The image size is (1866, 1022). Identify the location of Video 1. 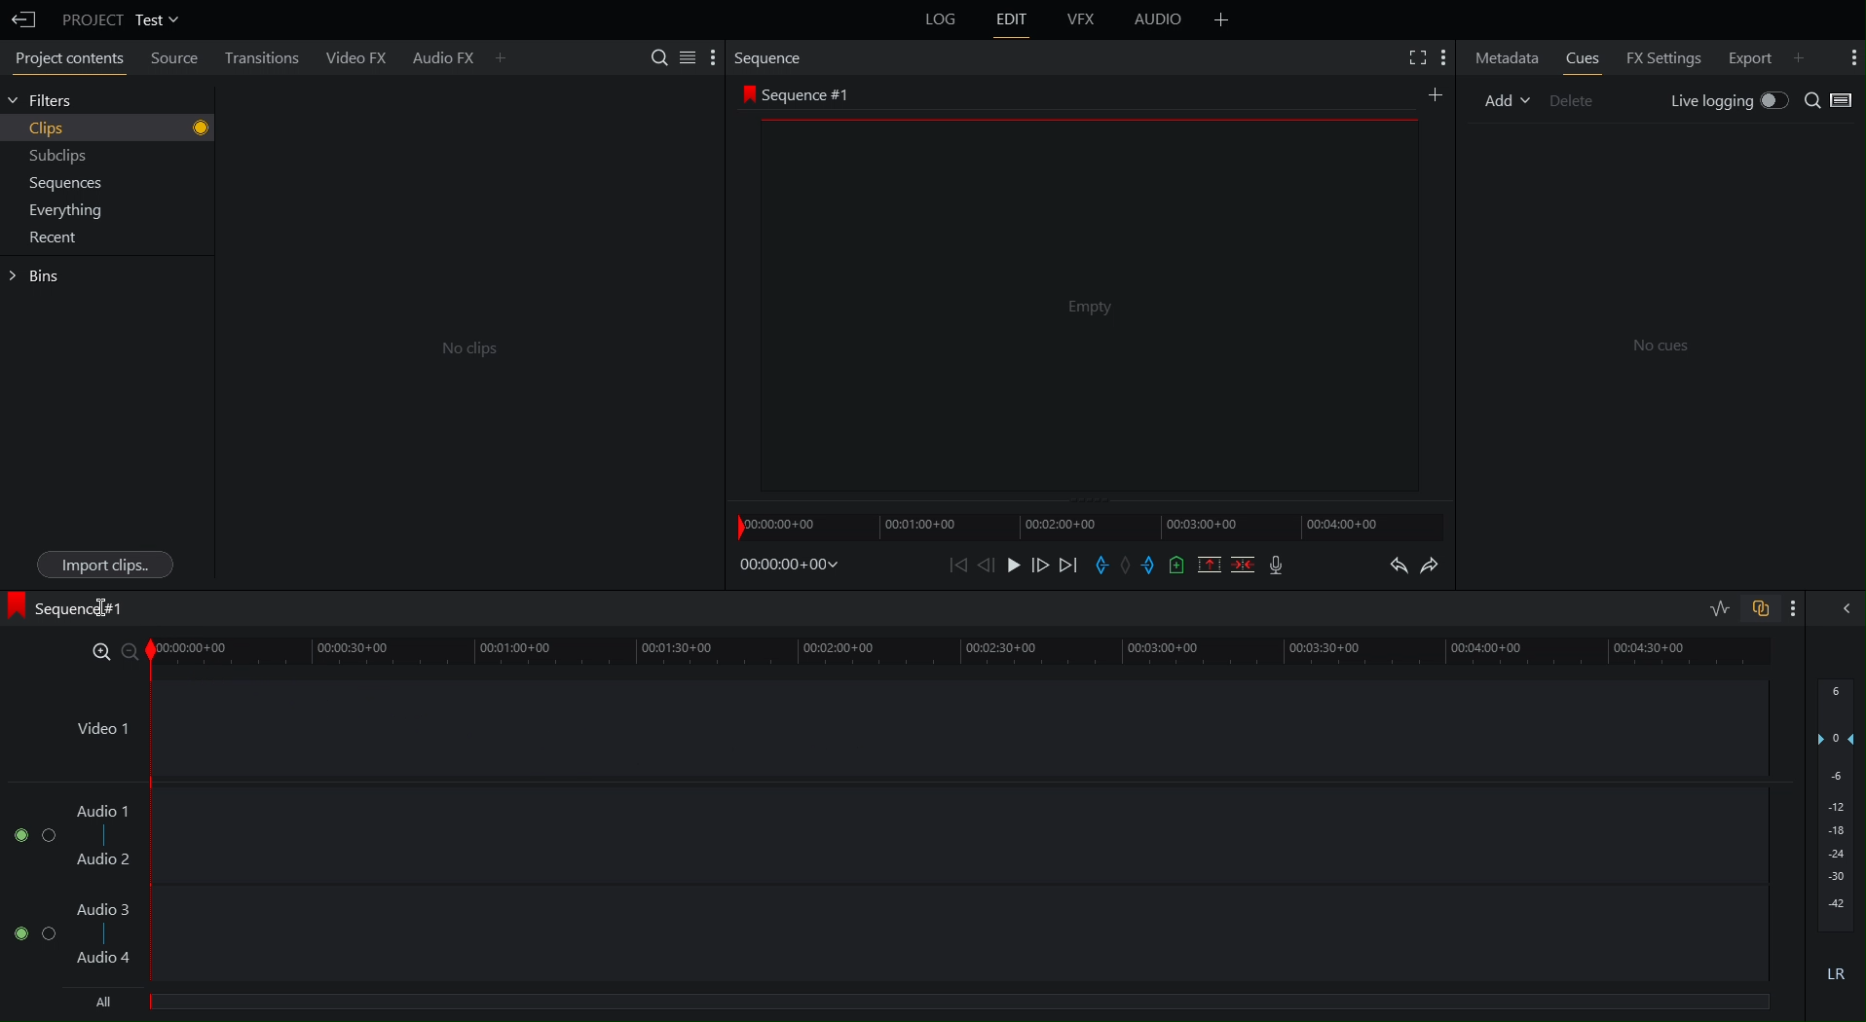
(99, 723).